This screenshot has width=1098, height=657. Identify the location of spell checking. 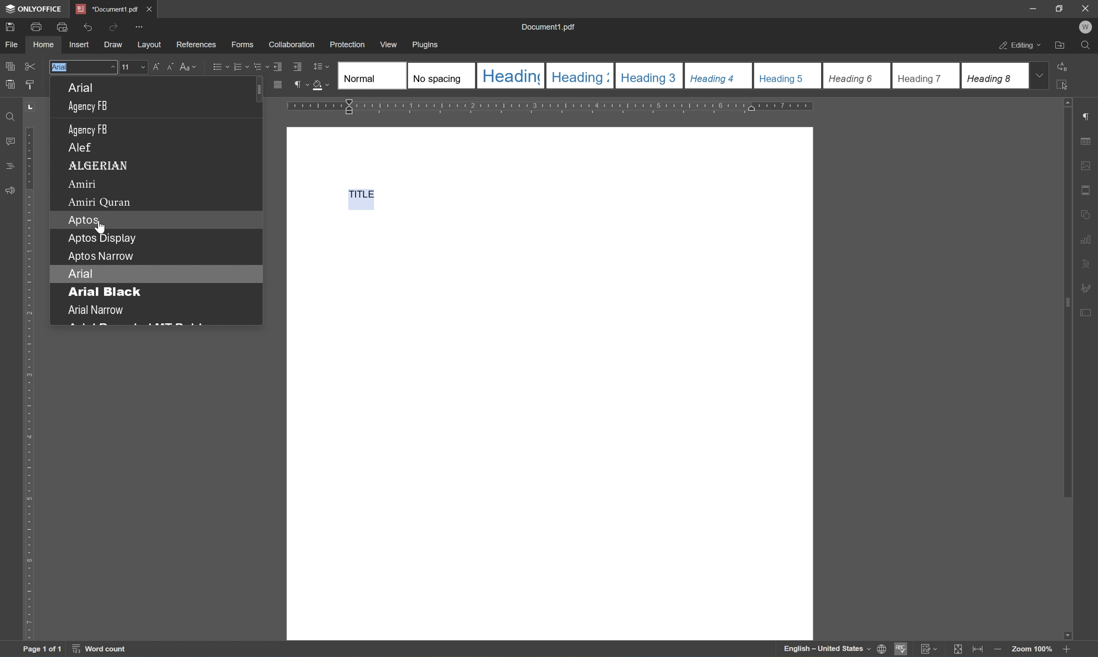
(902, 649).